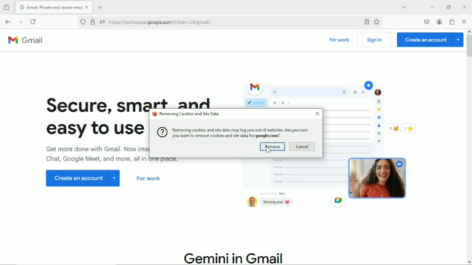 This screenshot has height=265, width=472. What do you see at coordinates (8, 6) in the screenshot?
I see `View recent browsing` at bounding box center [8, 6].